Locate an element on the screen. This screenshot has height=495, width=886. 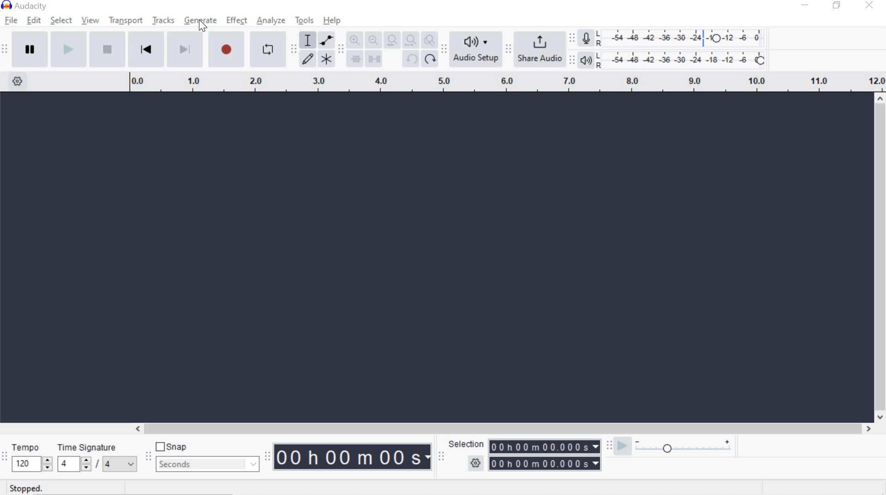
Play-at-speed toolbar is located at coordinates (611, 447).